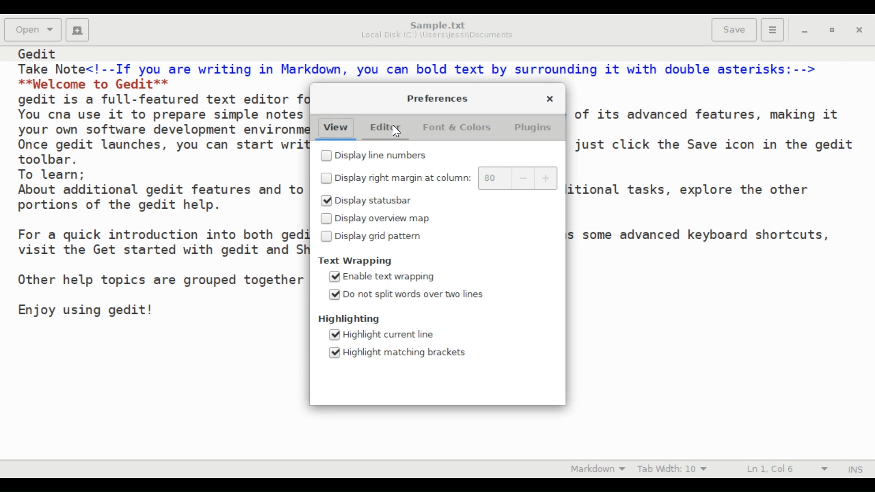  I want to click on Open, so click(33, 29).